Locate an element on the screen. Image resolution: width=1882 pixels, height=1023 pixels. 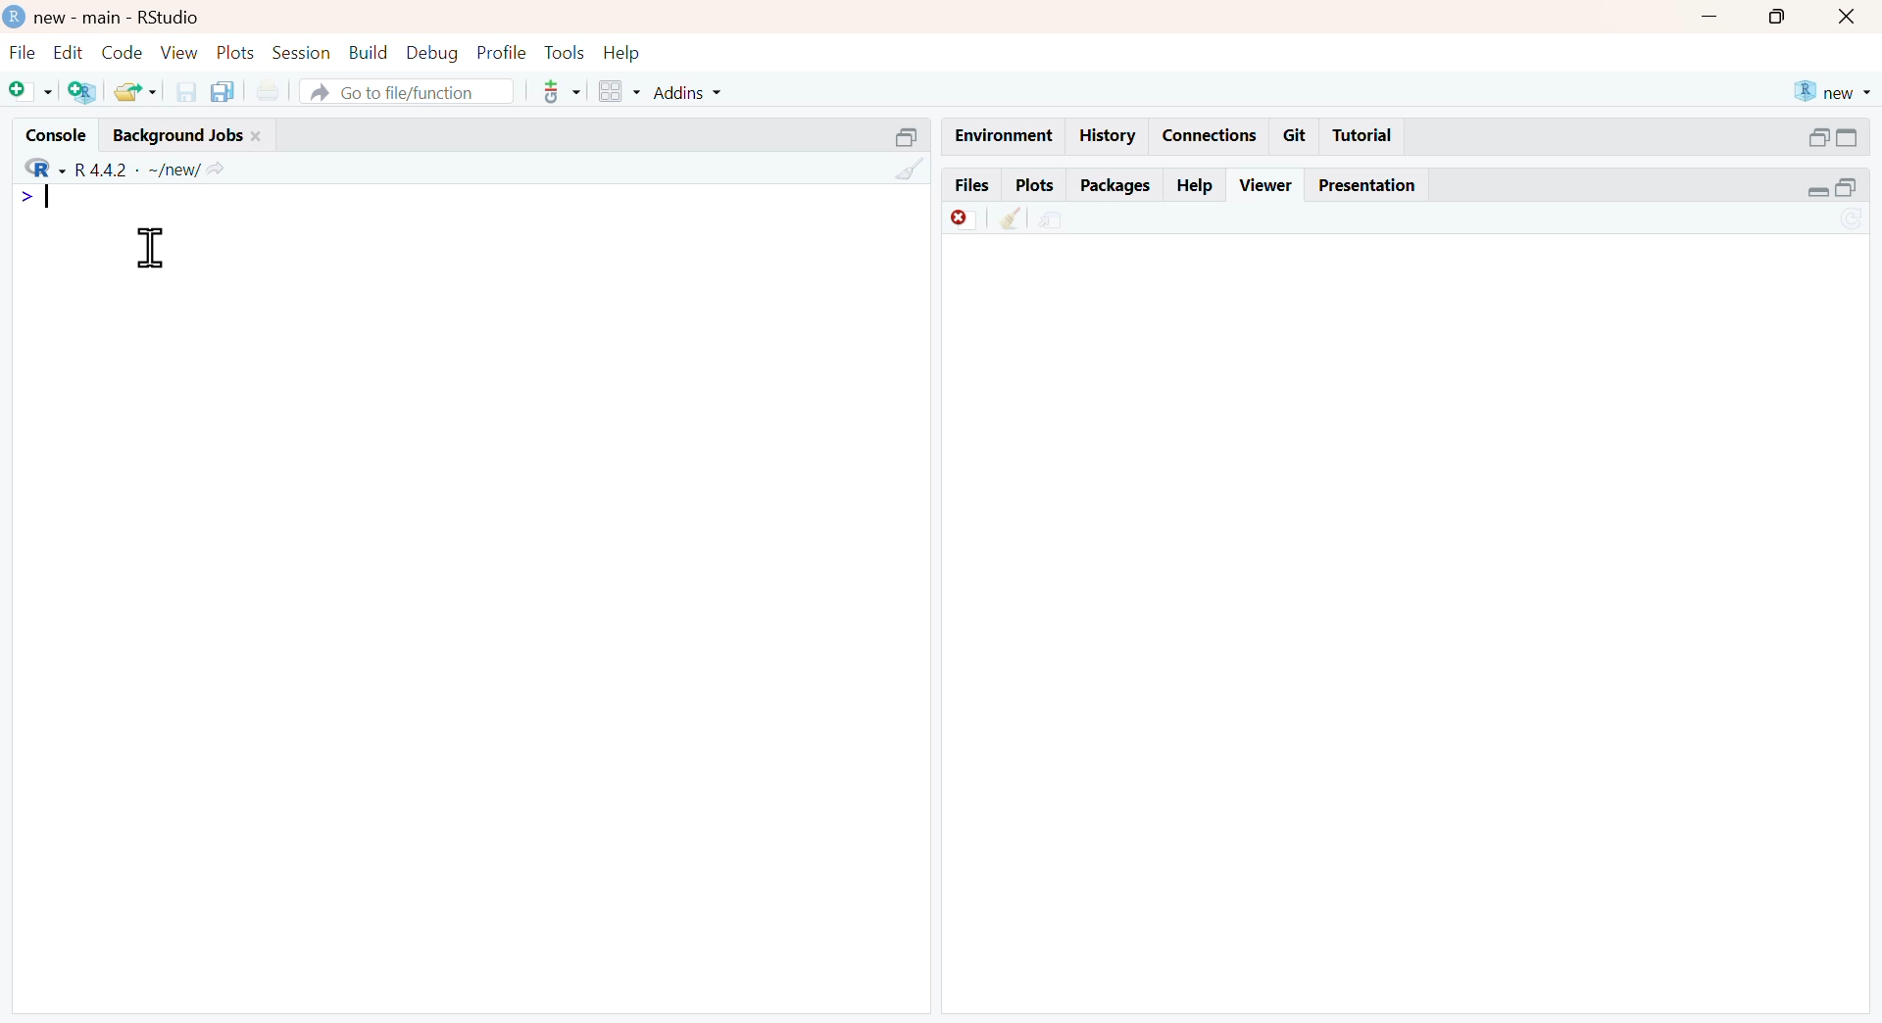
viewer is located at coordinates (1268, 185).